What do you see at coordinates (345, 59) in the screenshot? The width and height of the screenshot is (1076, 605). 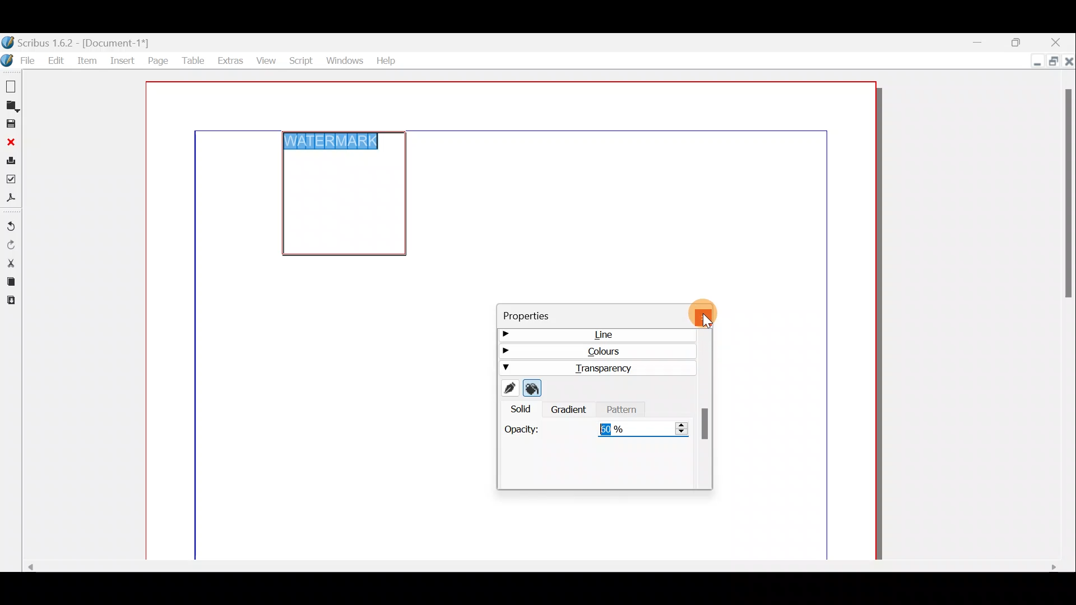 I see `Windows` at bounding box center [345, 59].